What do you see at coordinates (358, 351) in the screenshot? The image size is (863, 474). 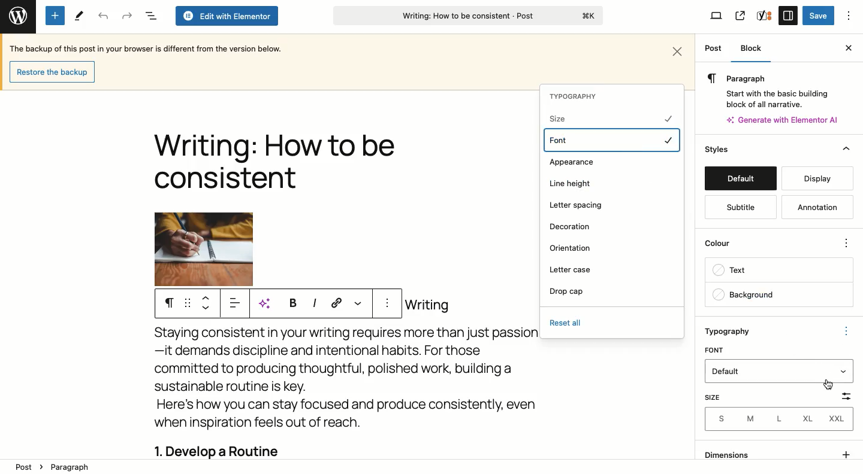 I see `typing` at bounding box center [358, 351].